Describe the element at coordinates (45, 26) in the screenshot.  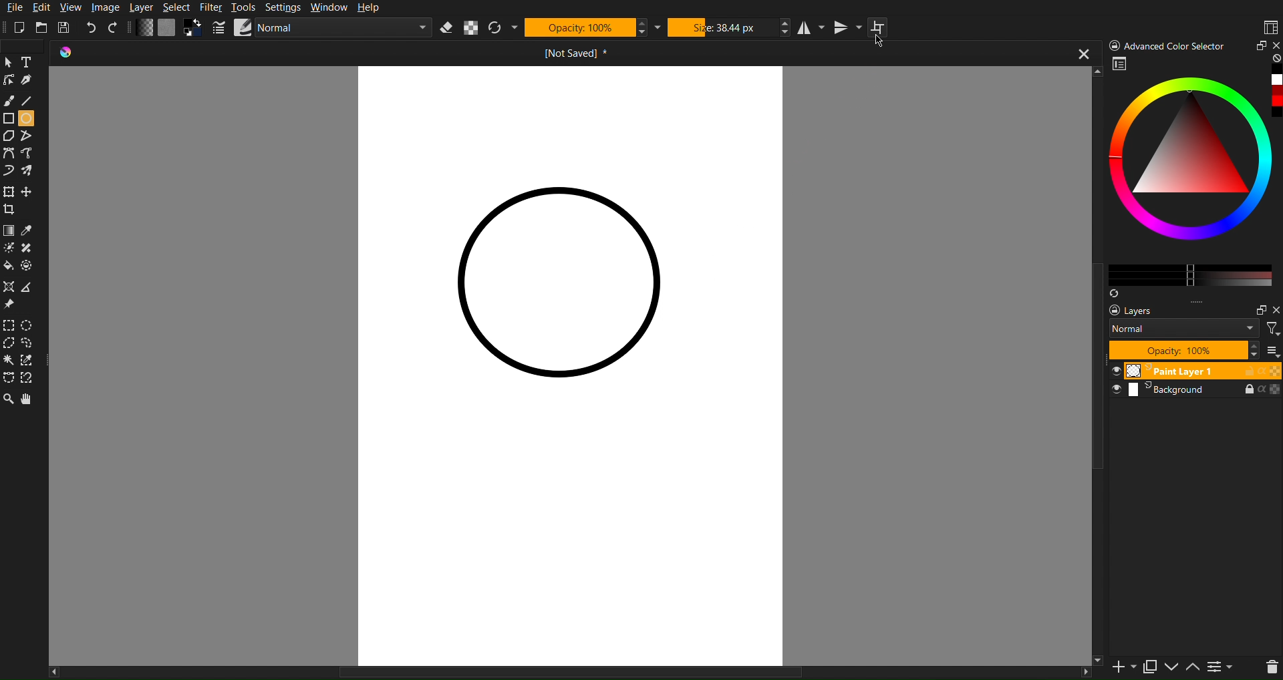
I see `Open` at that location.